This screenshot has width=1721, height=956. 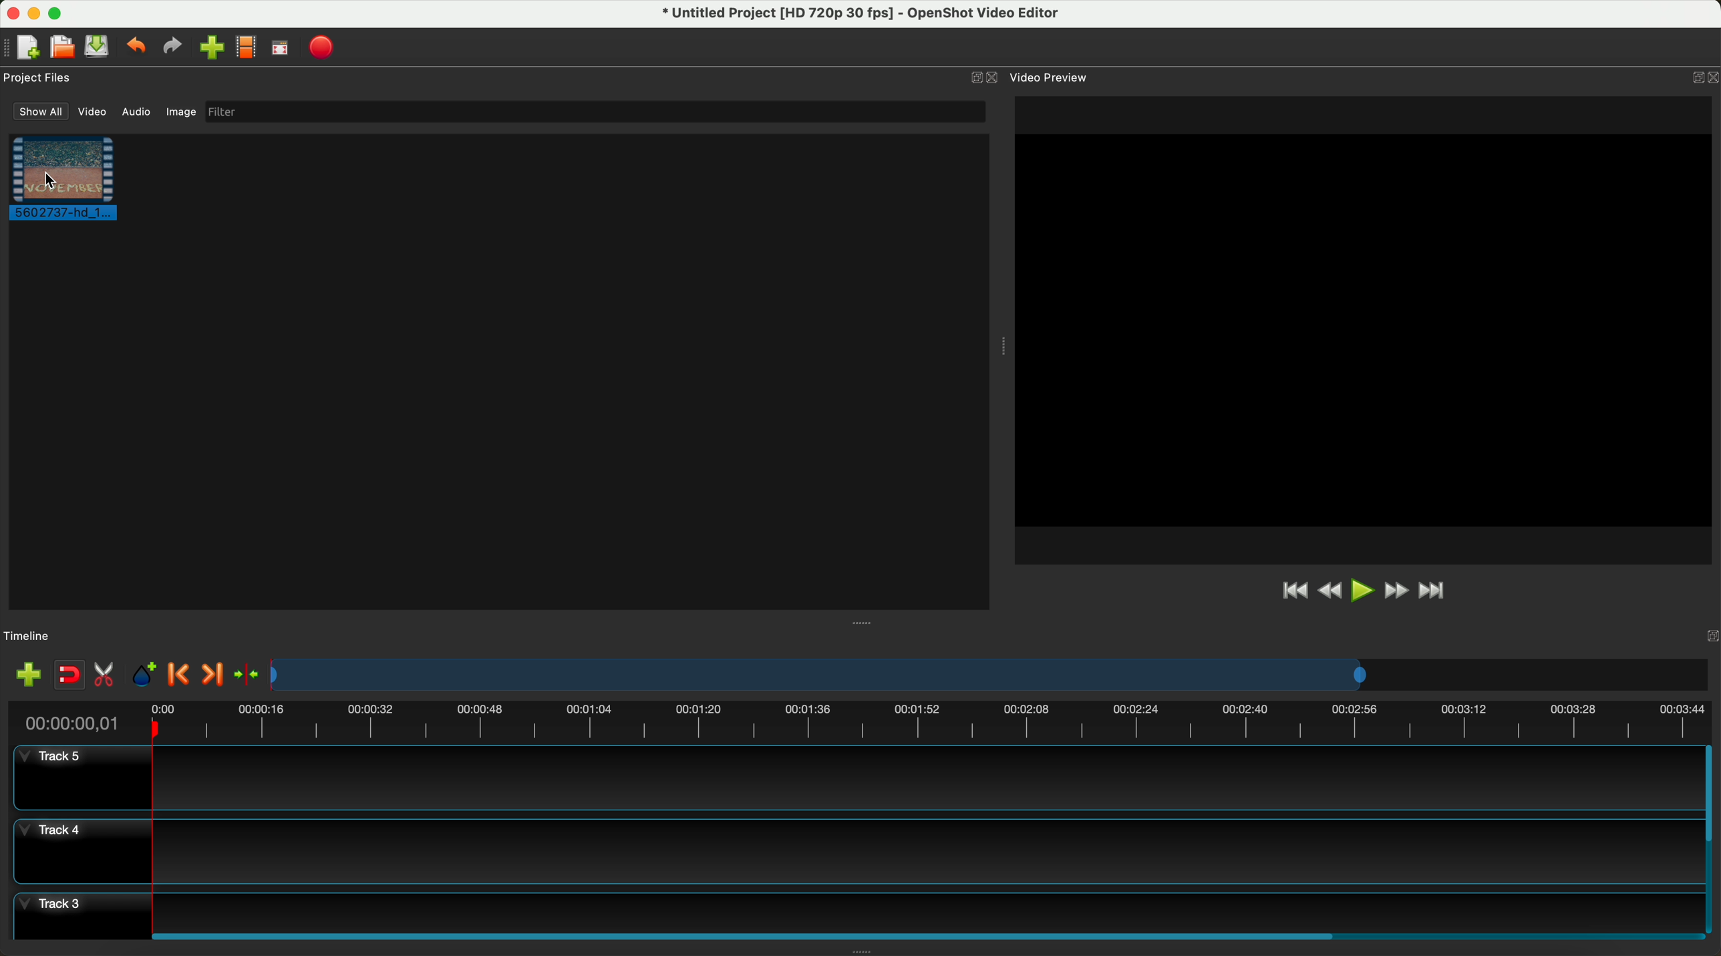 I want to click on track 3, so click(x=853, y=908).